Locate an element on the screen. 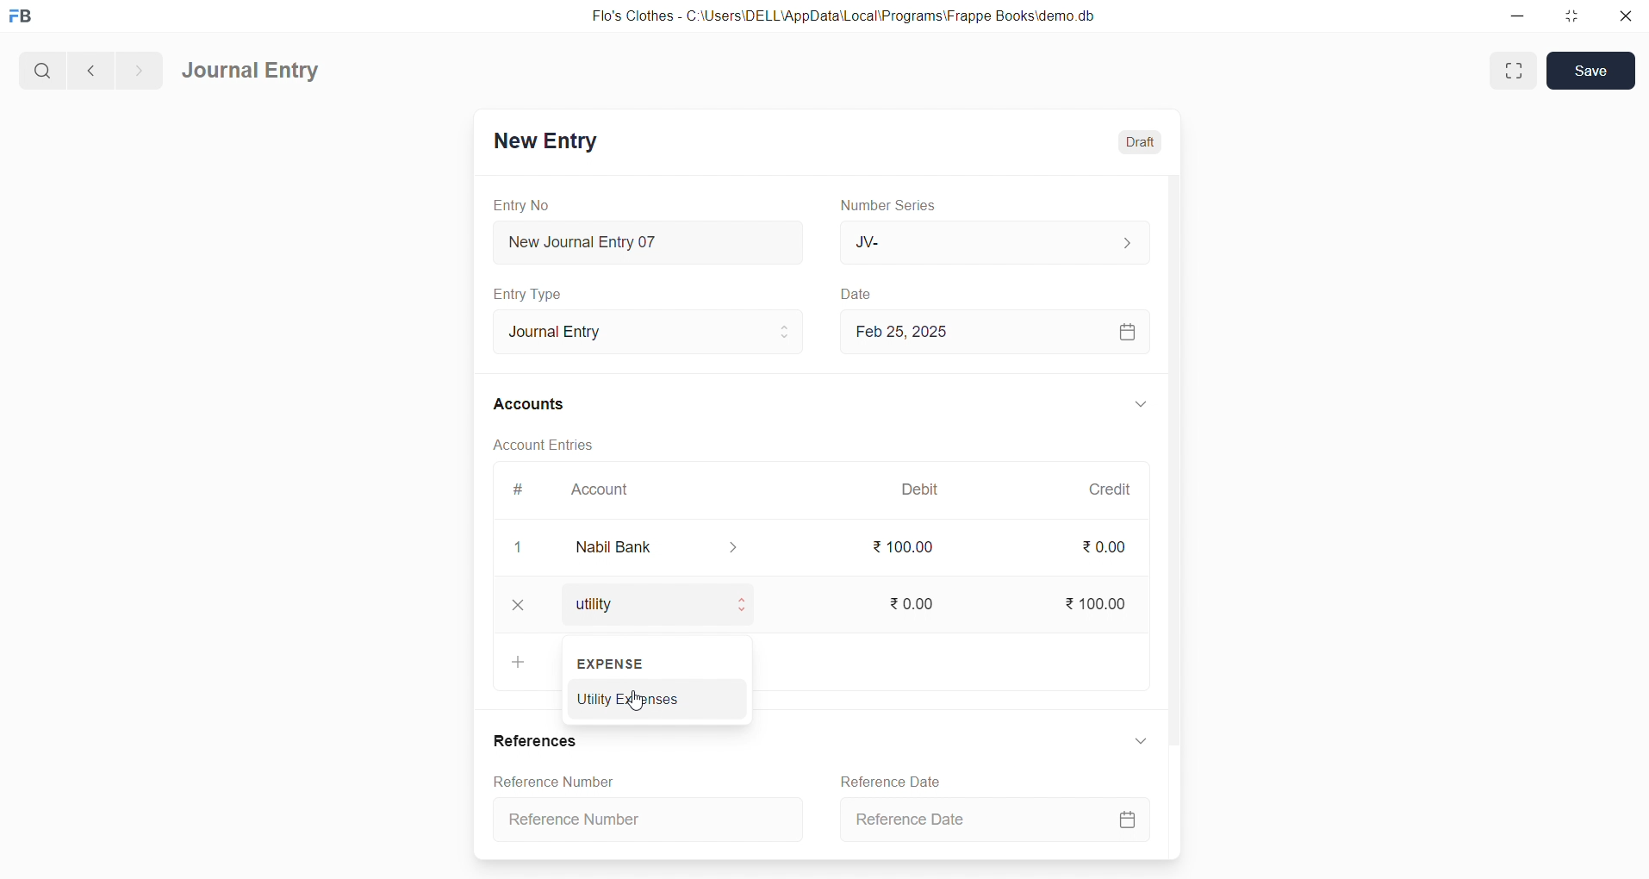  Reference Number is located at coordinates (548, 781).